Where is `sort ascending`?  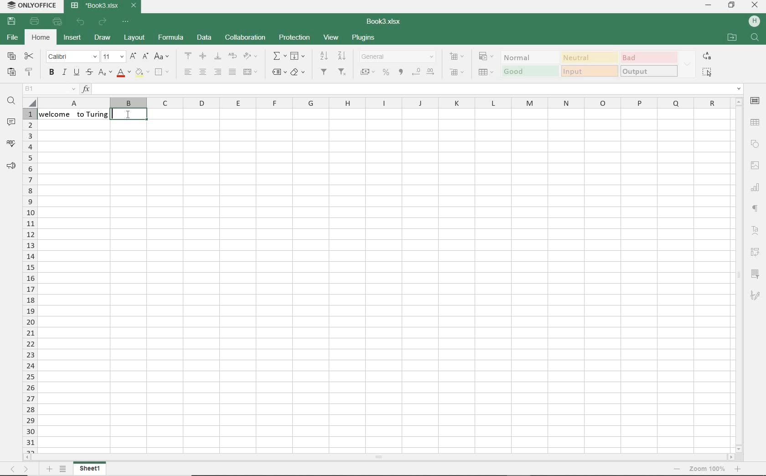
sort ascending is located at coordinates (324, 56).